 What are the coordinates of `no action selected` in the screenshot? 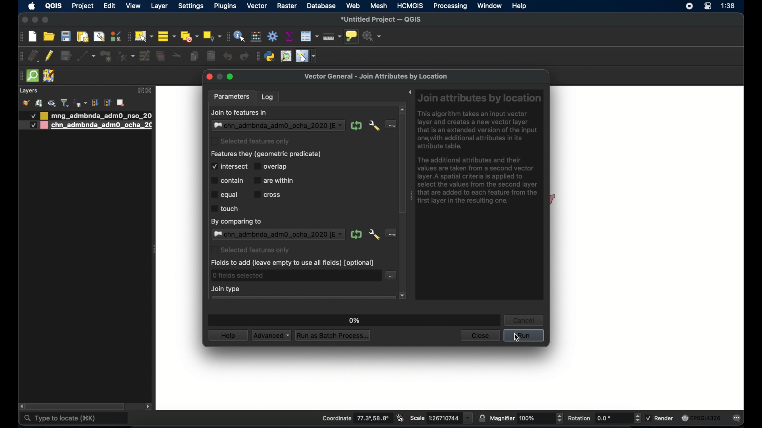 It's located at (373, 37).